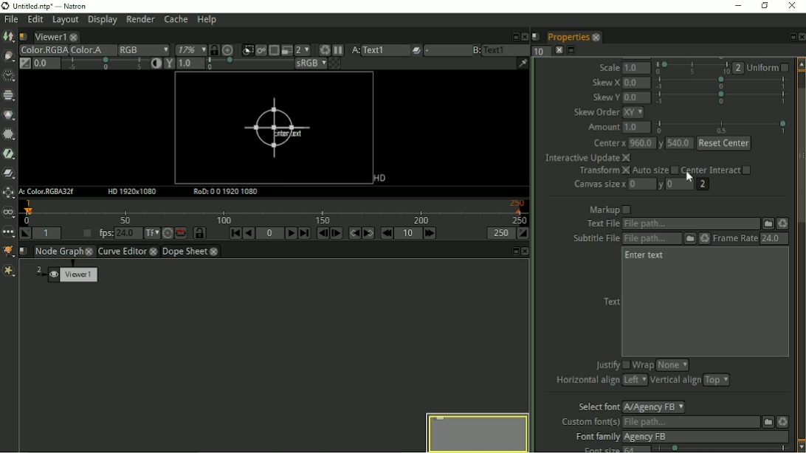  What do you see at coordinates (208, 20) in the screenshot?
I see `Help` at bounding box center [208, 20].